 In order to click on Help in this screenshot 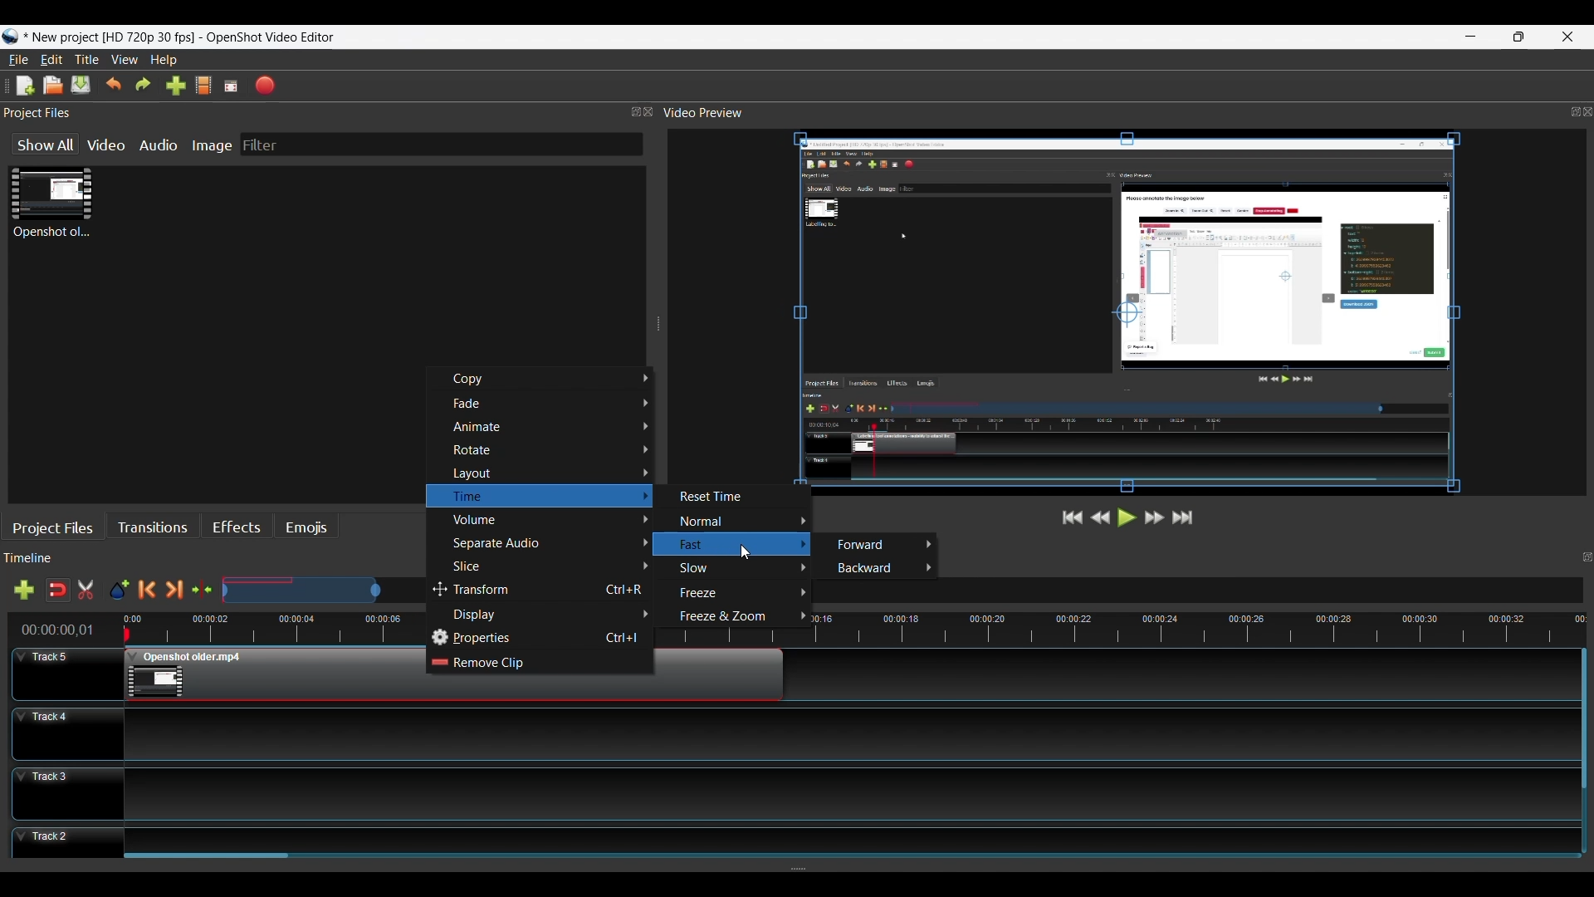, I will do `click(164, 61)`.